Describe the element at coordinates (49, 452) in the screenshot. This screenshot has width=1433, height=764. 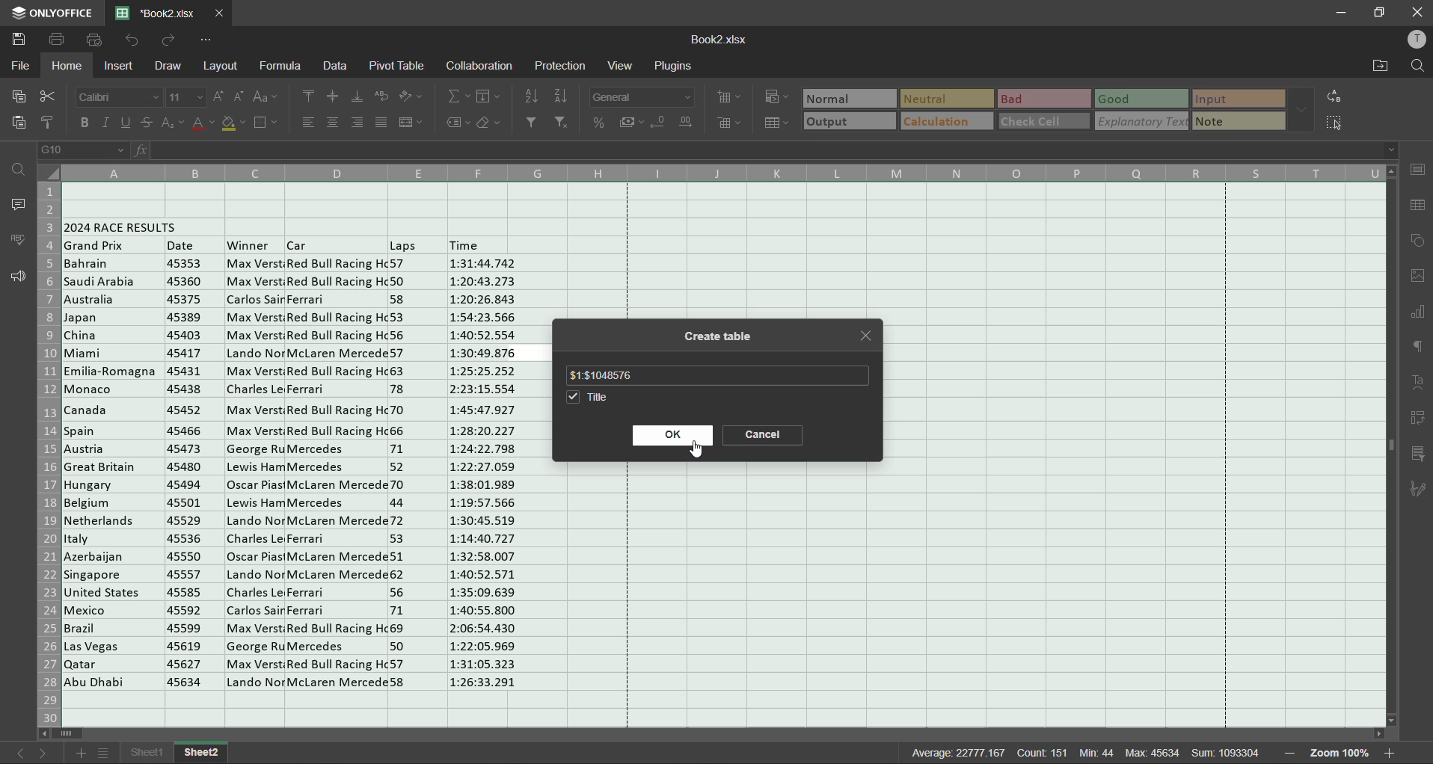
I see `row numbers` at that location.